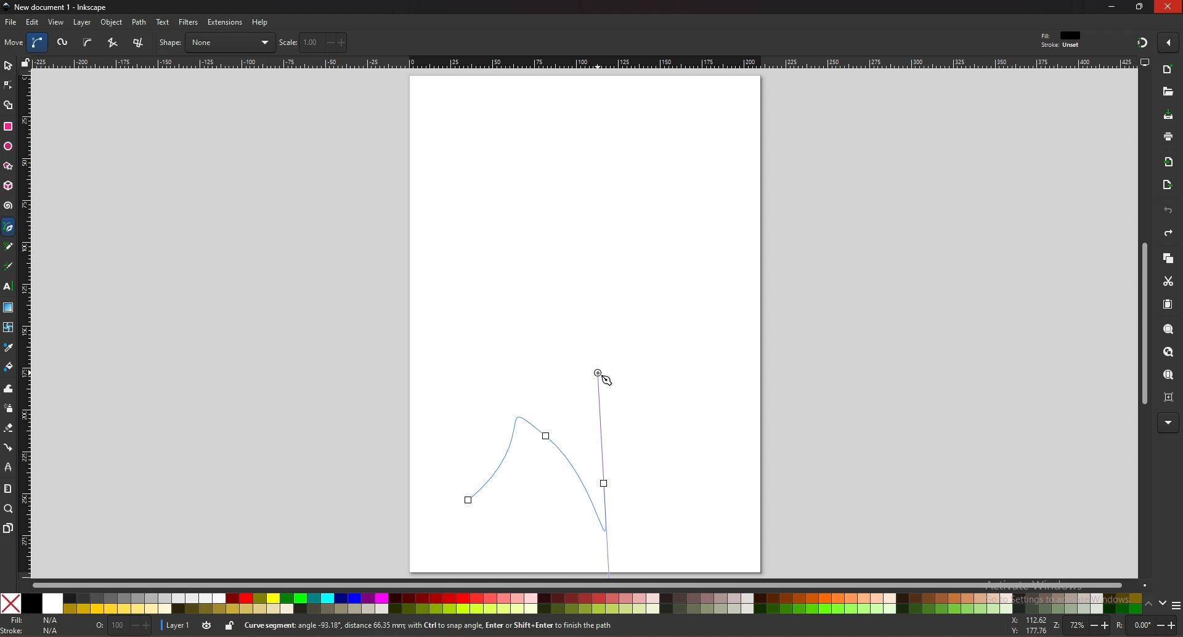 Image resolution: width=1183 pixels, height=637 pixels. Describe the element at coordinates (8, 147) in the screenshot. I see `ellipse` at that location.